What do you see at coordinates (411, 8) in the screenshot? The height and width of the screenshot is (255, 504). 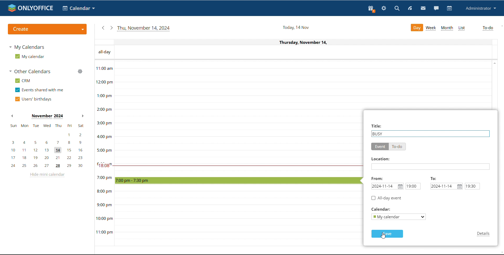 I see `feed` at bounding box center [411, 8].